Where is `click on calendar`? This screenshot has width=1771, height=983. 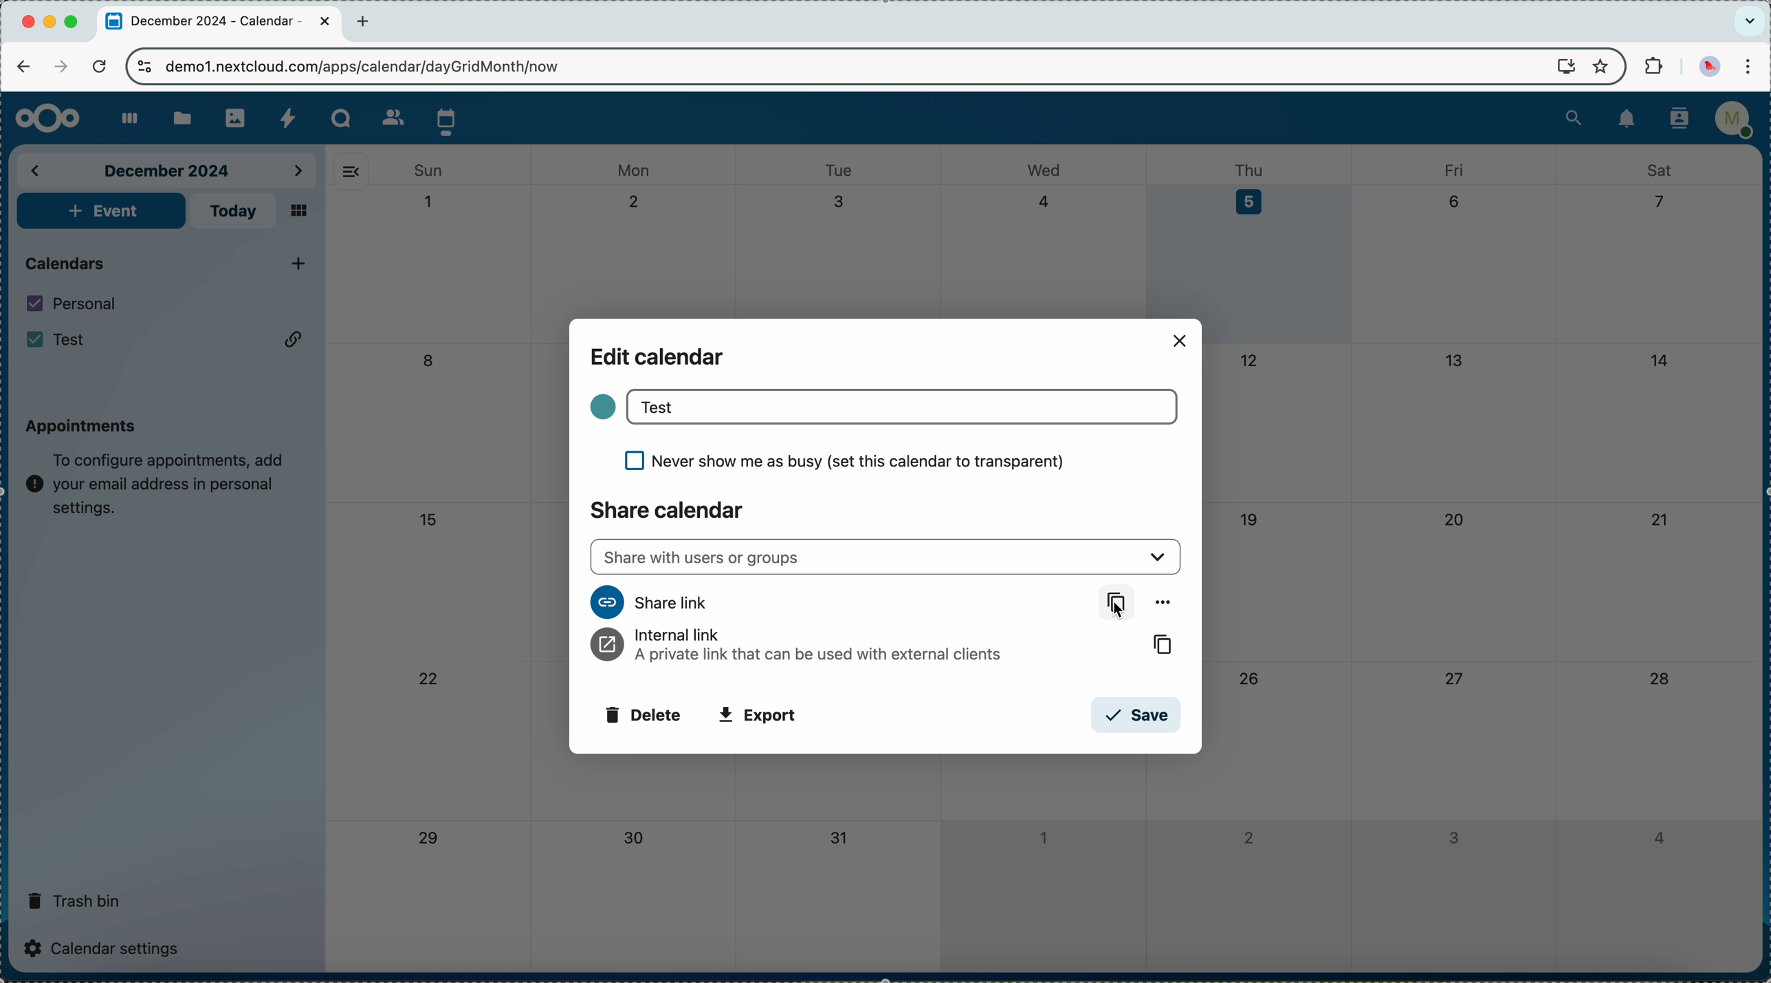 click on calendar is located at coordinates (447, 120).